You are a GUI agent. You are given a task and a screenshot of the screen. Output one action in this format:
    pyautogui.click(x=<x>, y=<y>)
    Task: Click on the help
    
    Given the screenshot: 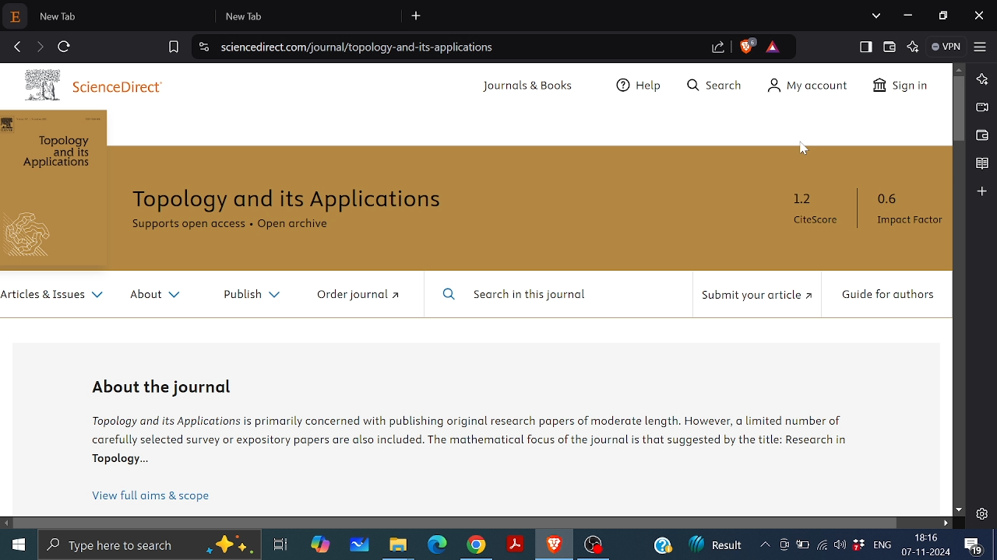 What is the action you would take?
    pyautogui.click(x=661, y=545)
    